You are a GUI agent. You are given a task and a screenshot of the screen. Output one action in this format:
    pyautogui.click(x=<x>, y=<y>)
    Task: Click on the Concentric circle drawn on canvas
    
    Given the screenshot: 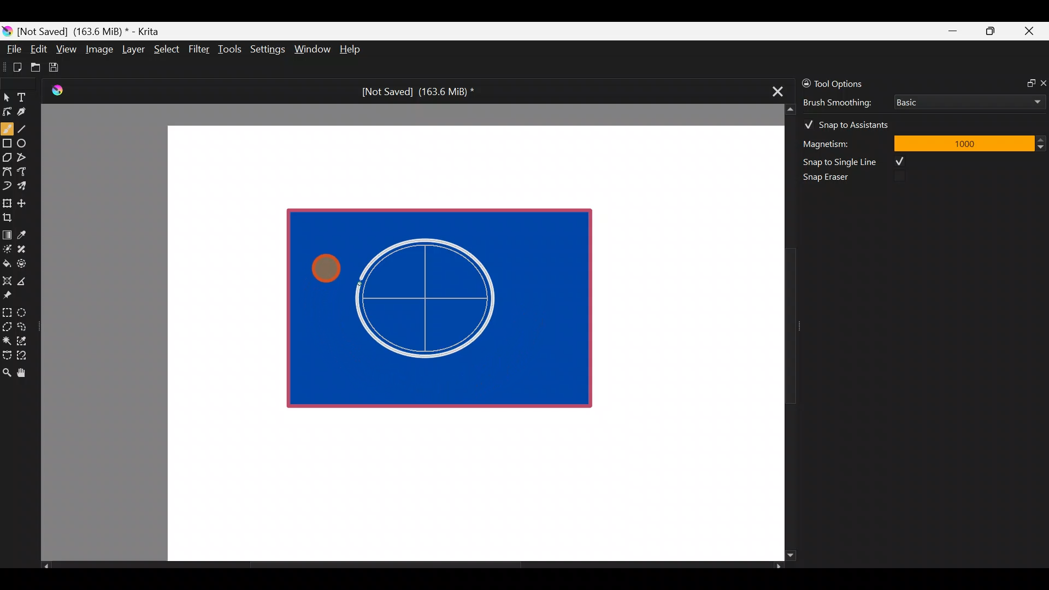 What is the action you would take?
    pyautogui.click(x=434, y=300)
    